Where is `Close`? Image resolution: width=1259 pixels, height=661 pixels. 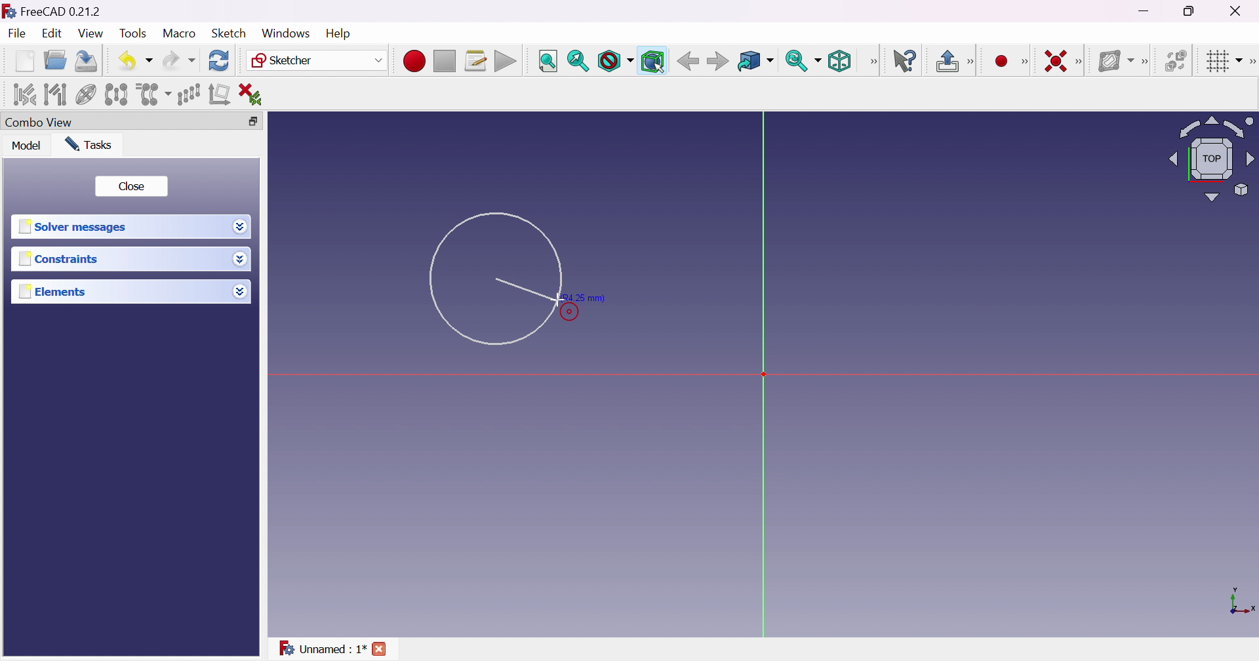 Close is located at coordinates (380, 648).